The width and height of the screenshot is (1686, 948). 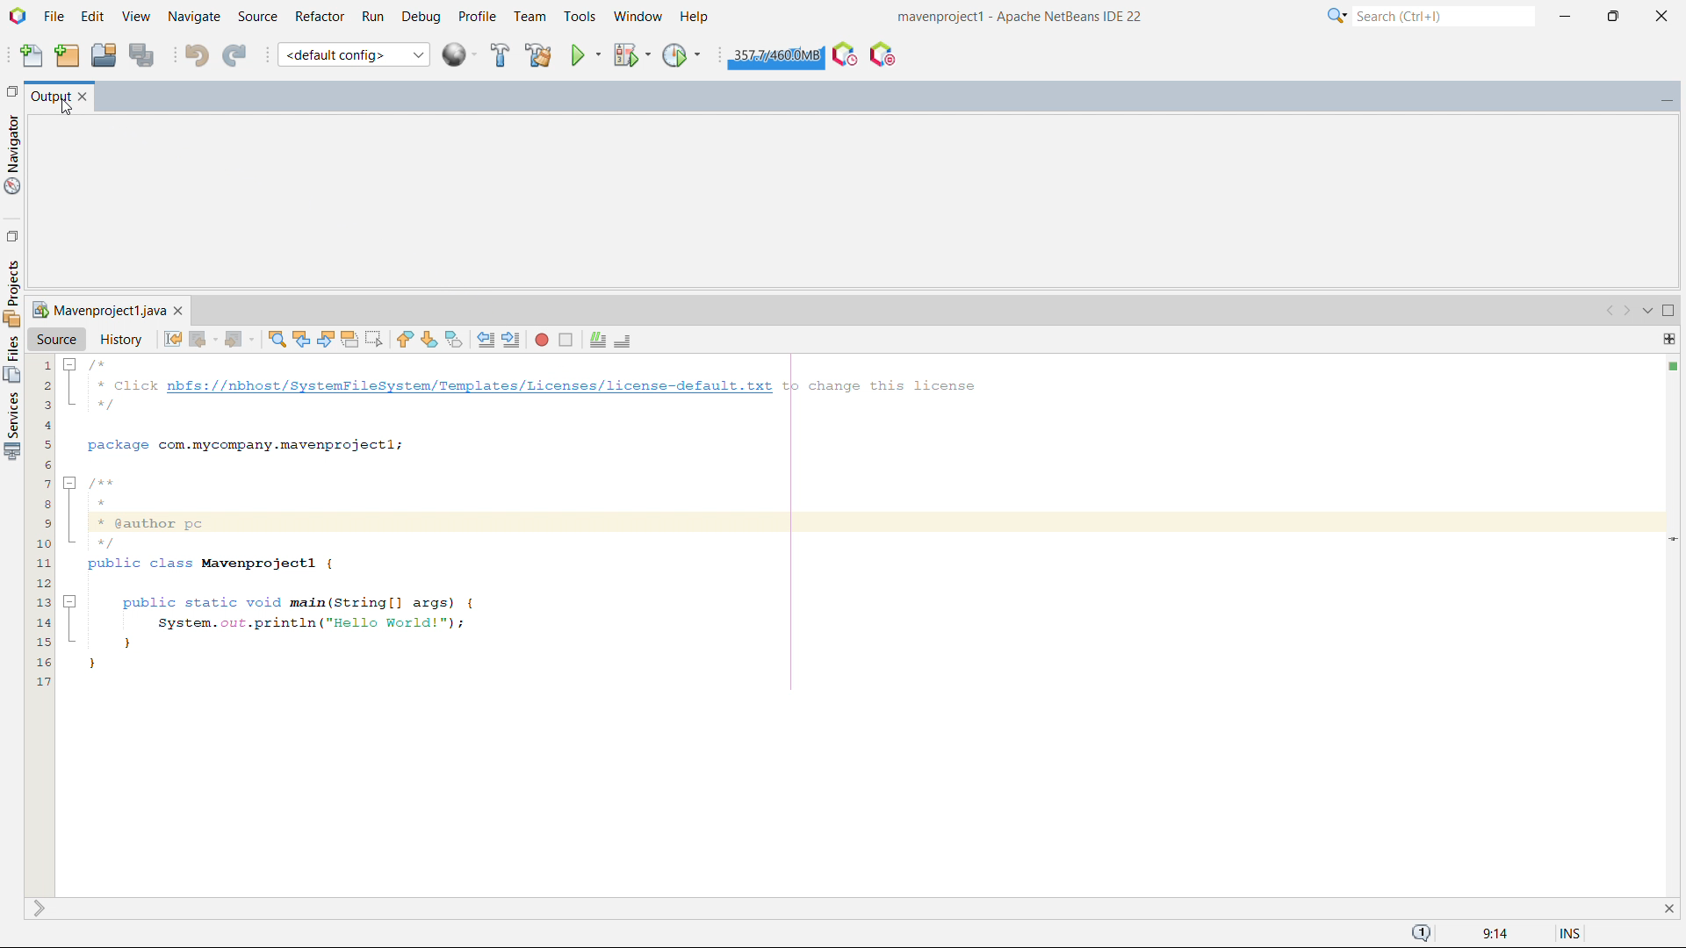 I want to click on minimize, so click(x=1564, y=16).